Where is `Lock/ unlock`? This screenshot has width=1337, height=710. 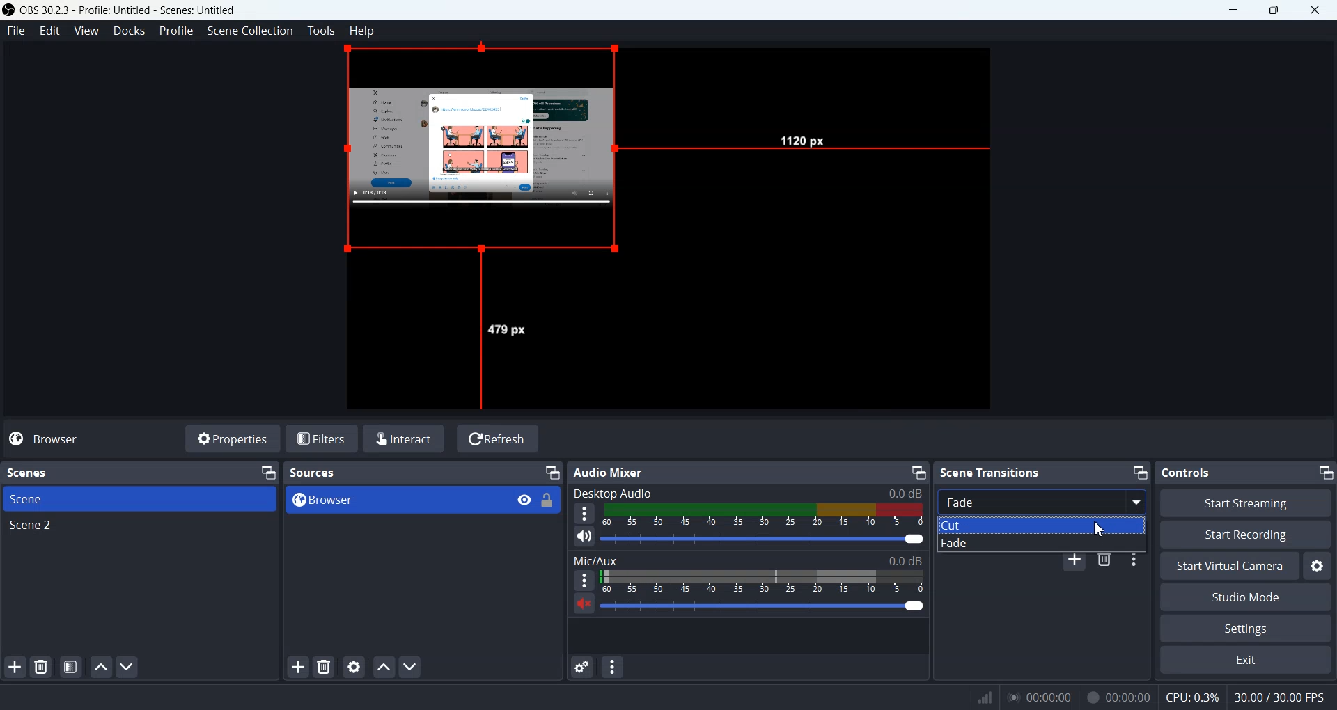 Lock/ unlock is located at coordinates (548, 500).